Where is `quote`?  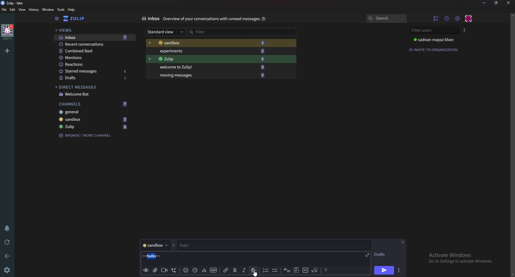
quote is located at coordinates (287, 271).